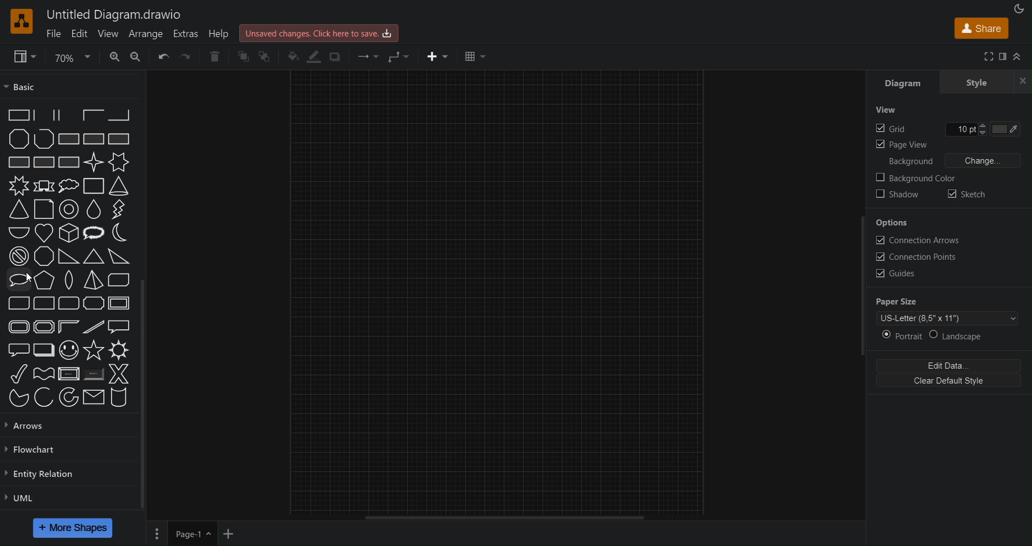 This screenshot has width=1032, height=546. What do you see at coordinates (44, 233) in the screenshot?
I see `Heart` at bounding box center [44, 233].